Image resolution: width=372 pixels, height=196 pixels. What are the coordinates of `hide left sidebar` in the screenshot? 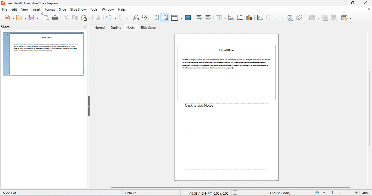 It's located at (89, 106).